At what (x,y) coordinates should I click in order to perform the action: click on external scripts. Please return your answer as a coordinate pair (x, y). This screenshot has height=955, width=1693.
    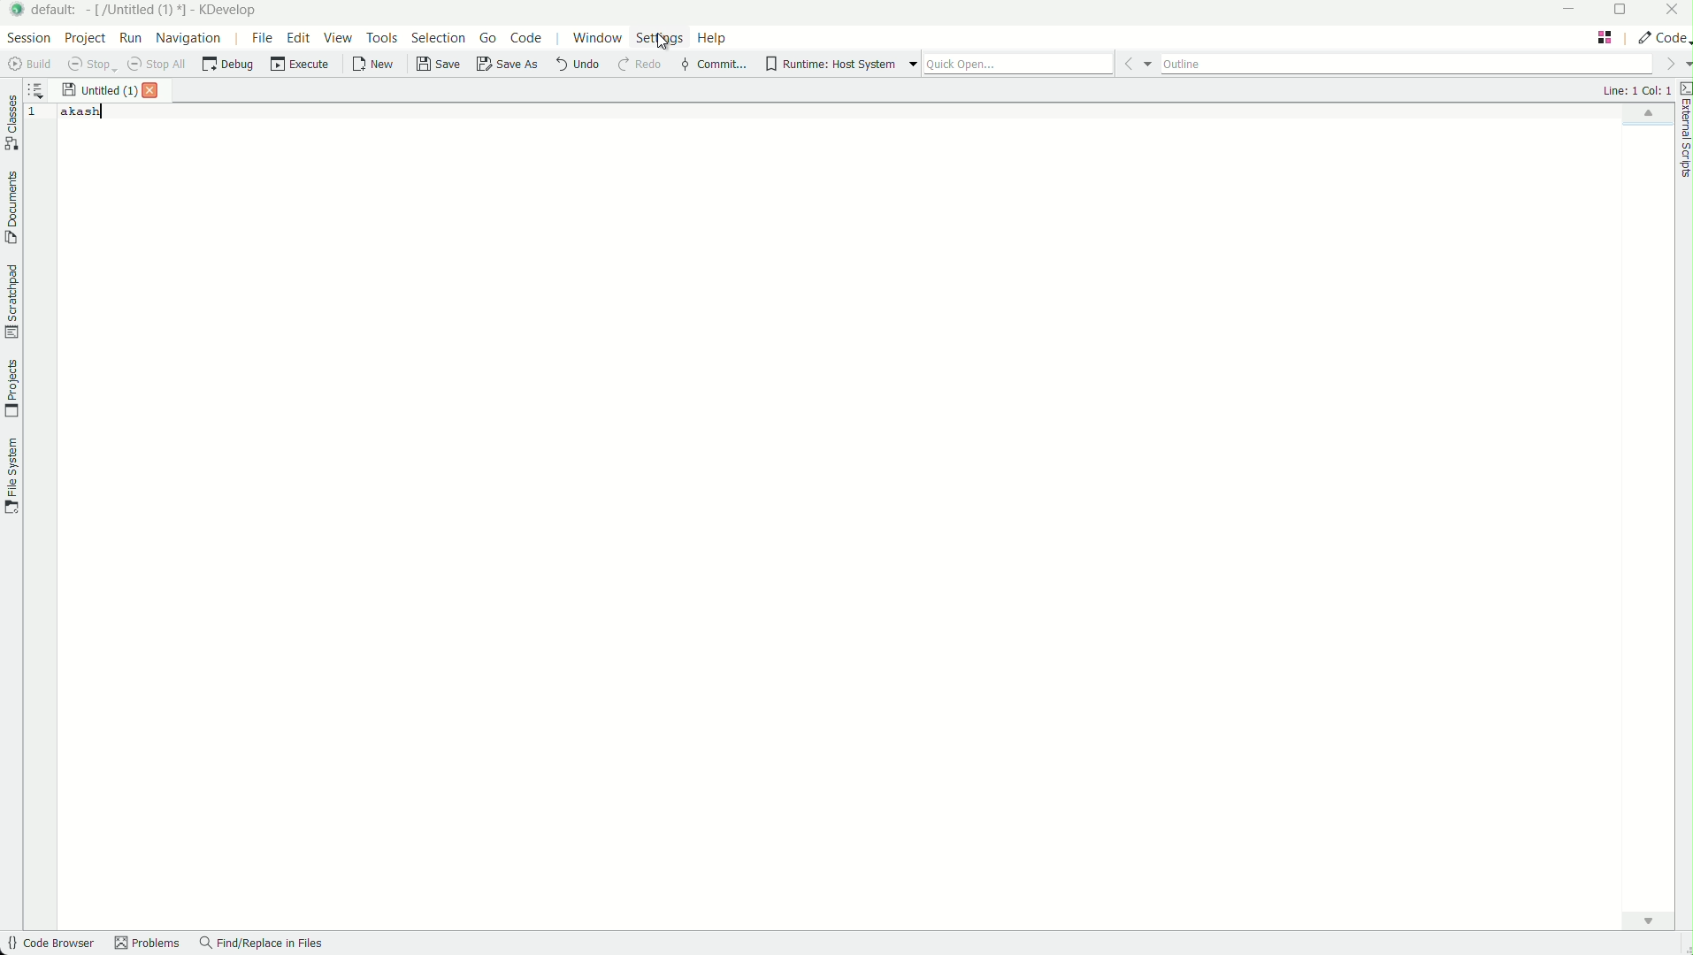
    Looking at the image, I should click on (1682, 133).